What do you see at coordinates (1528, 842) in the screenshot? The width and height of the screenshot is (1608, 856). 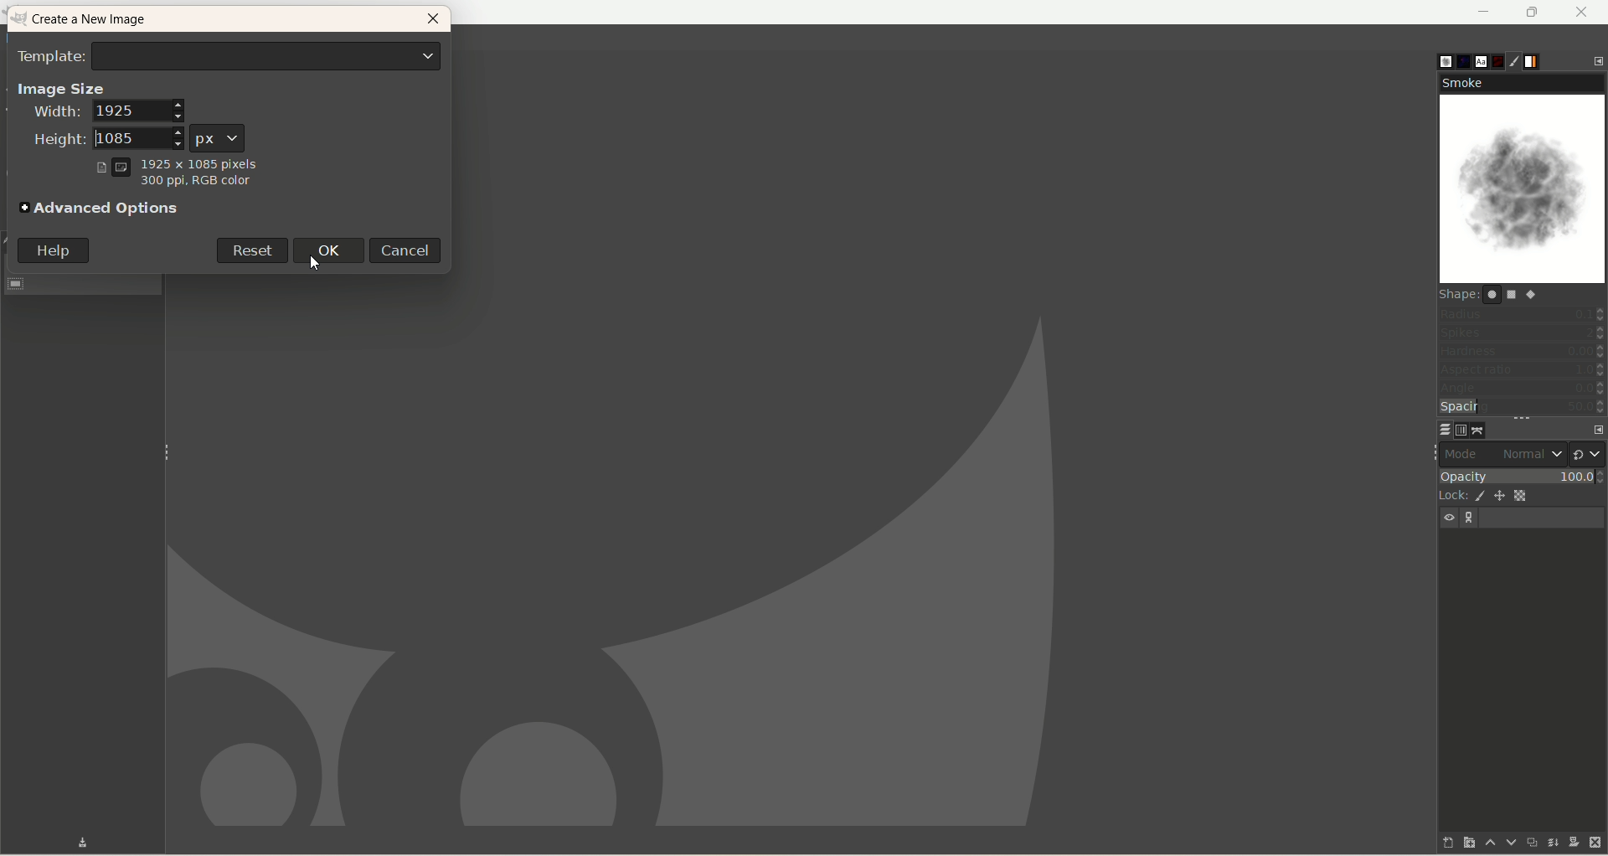 I see `duplicate layer` at bounding box center [1528, 842].